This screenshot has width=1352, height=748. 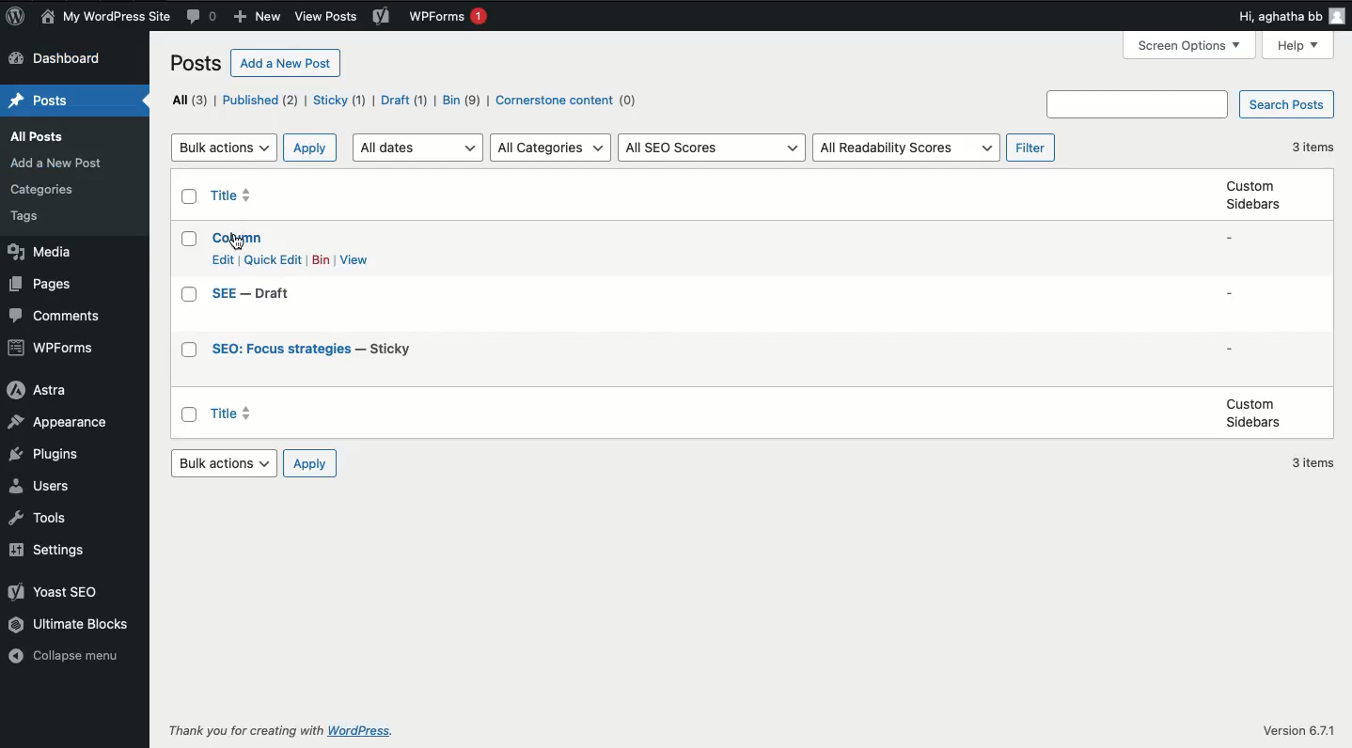 What do you see at coordinates (190, 239) in the screenshot?
I see `checkbox` at bounding box center [190, 239].